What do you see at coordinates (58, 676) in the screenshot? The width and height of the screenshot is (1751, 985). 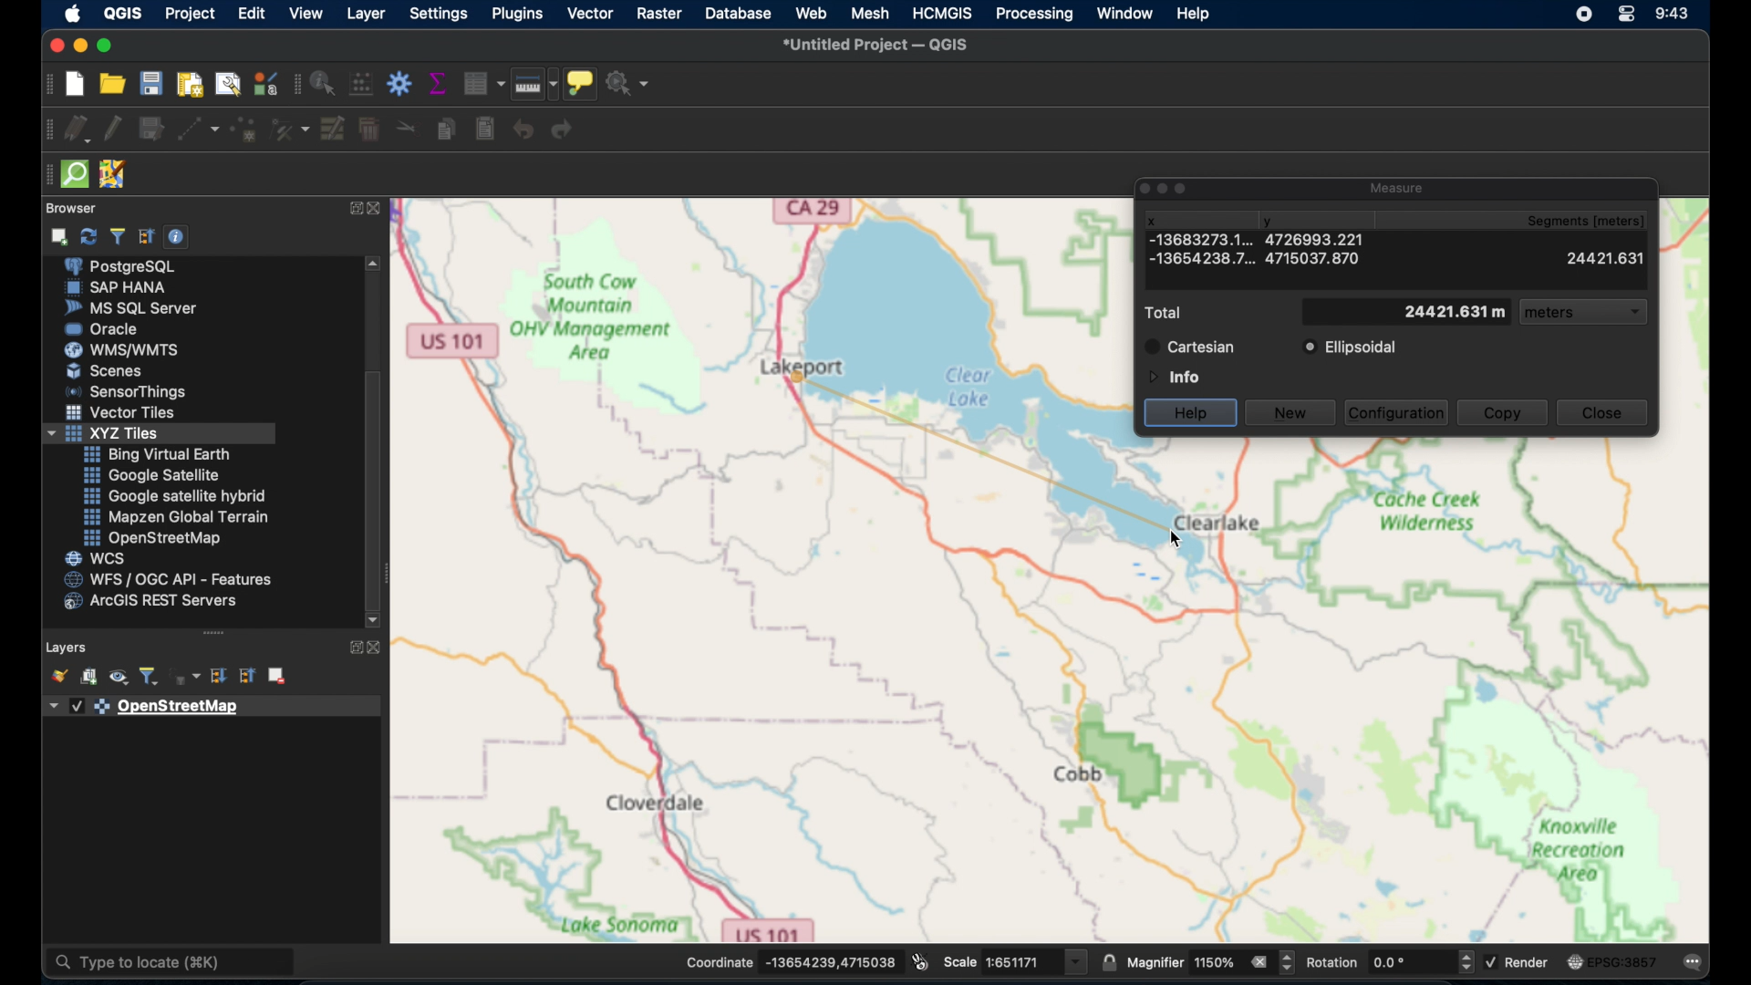 I see `open layer styling panel` at bounding box center [58, 676].